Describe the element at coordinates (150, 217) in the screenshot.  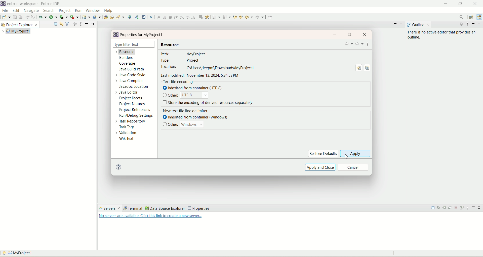
I see `Link to create a new server...` at that location.